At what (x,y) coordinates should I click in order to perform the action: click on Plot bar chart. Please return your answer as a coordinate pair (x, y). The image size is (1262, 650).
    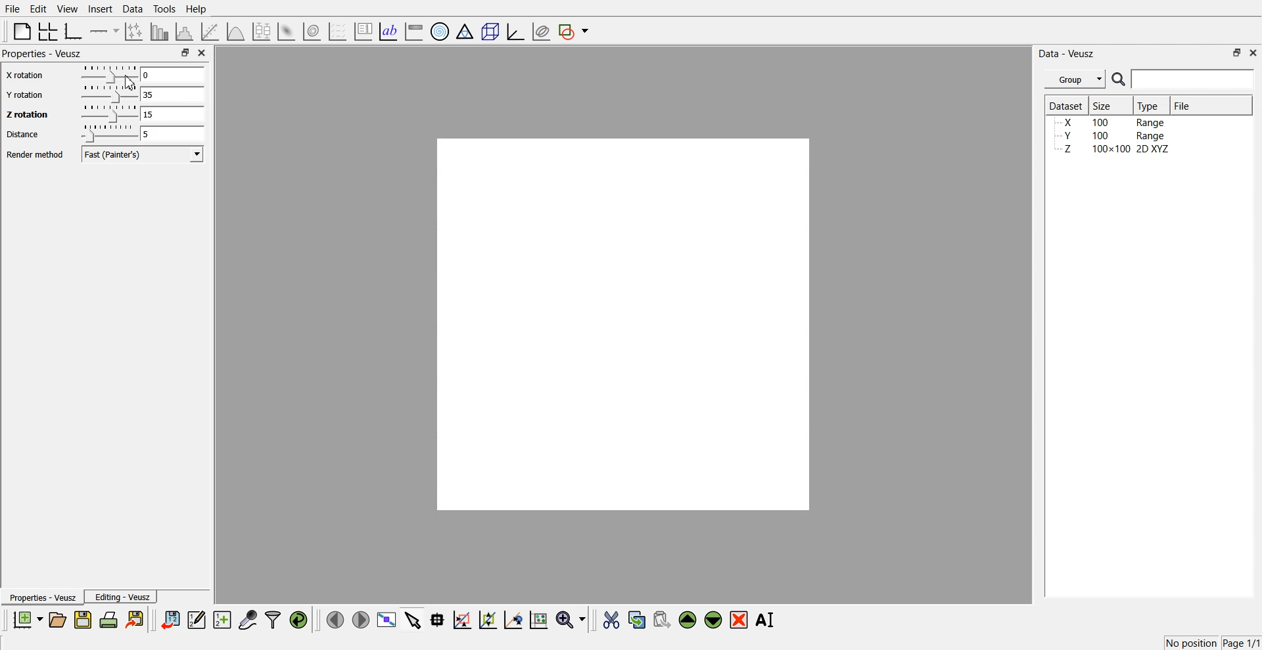
    Looking at the image, I should click on (159, 32).